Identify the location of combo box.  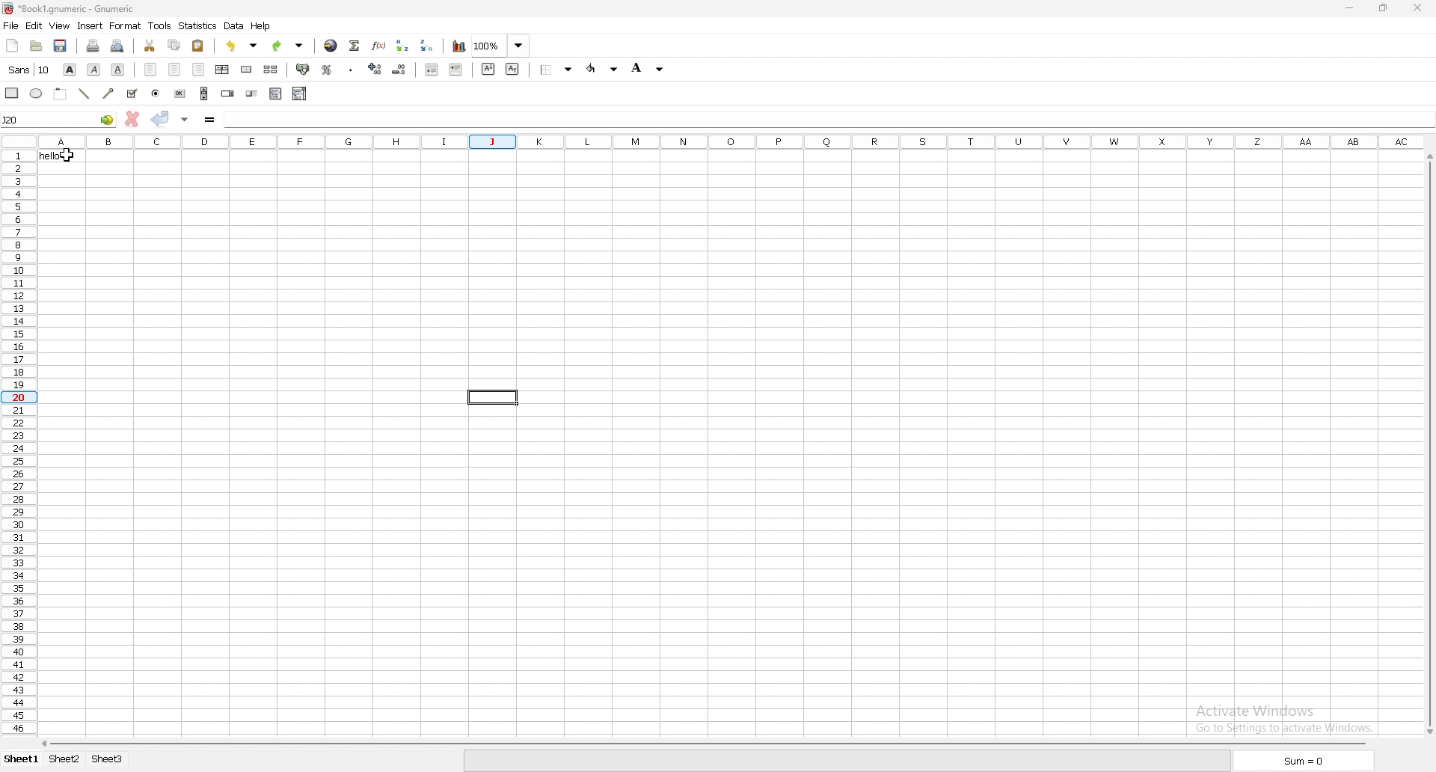
(299, 94).